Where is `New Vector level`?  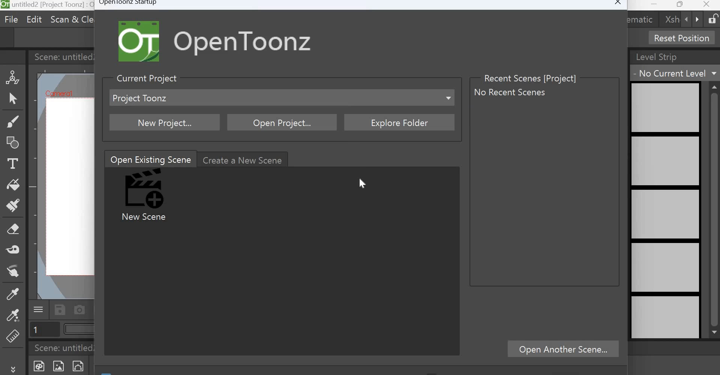
New Vector level is located at coordinates (82, 365).